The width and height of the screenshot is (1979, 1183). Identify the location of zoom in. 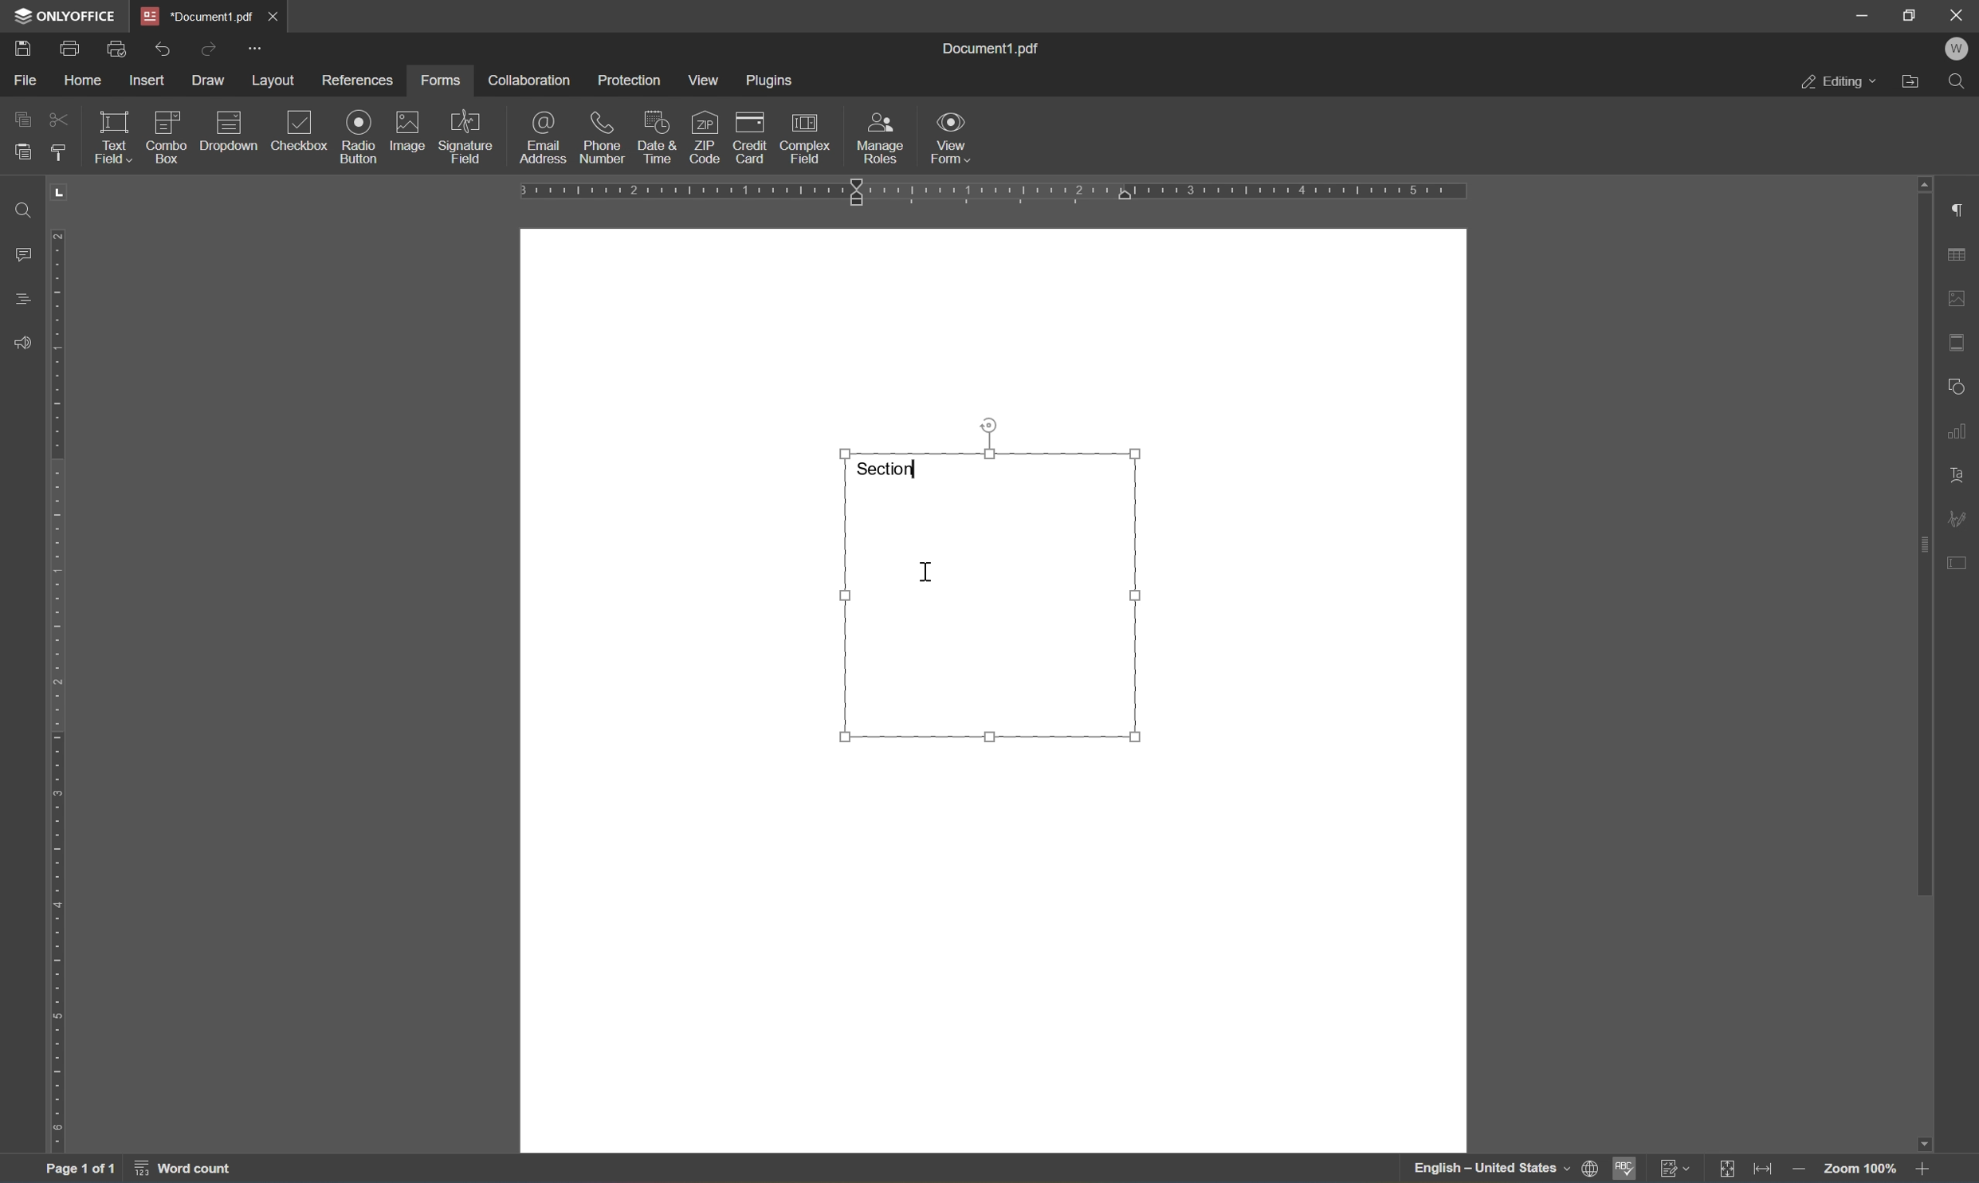
(1925, 1168).